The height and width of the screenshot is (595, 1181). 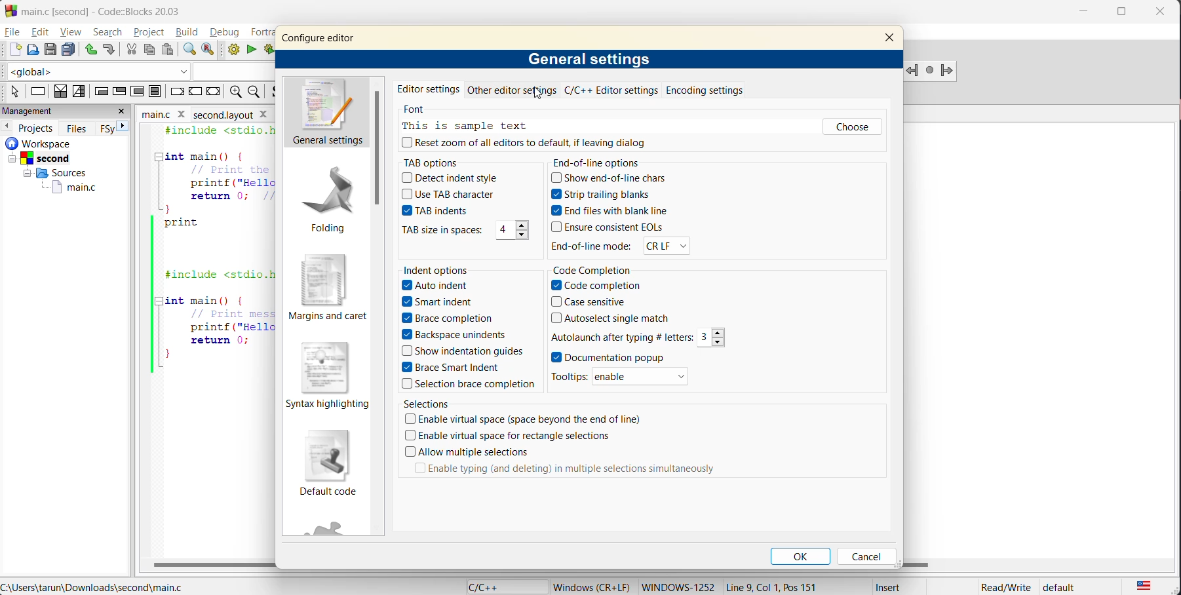 What do you see at coordinates (524, 143) in the screenshot?
I see `reset zoom all editors to default` at bounding box center [524, 143].